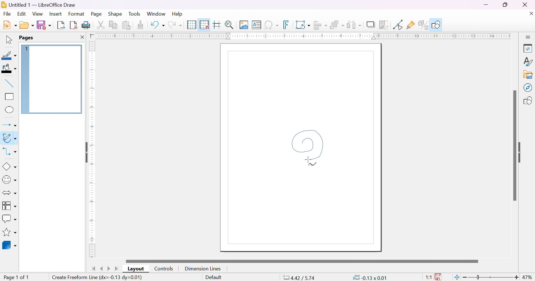 The height and width of the screenshot is (281, 535). What do you see at coordinates (423, 25) in the screenshot?
I see `toggle extrusion` at bounding box center [423, 25].